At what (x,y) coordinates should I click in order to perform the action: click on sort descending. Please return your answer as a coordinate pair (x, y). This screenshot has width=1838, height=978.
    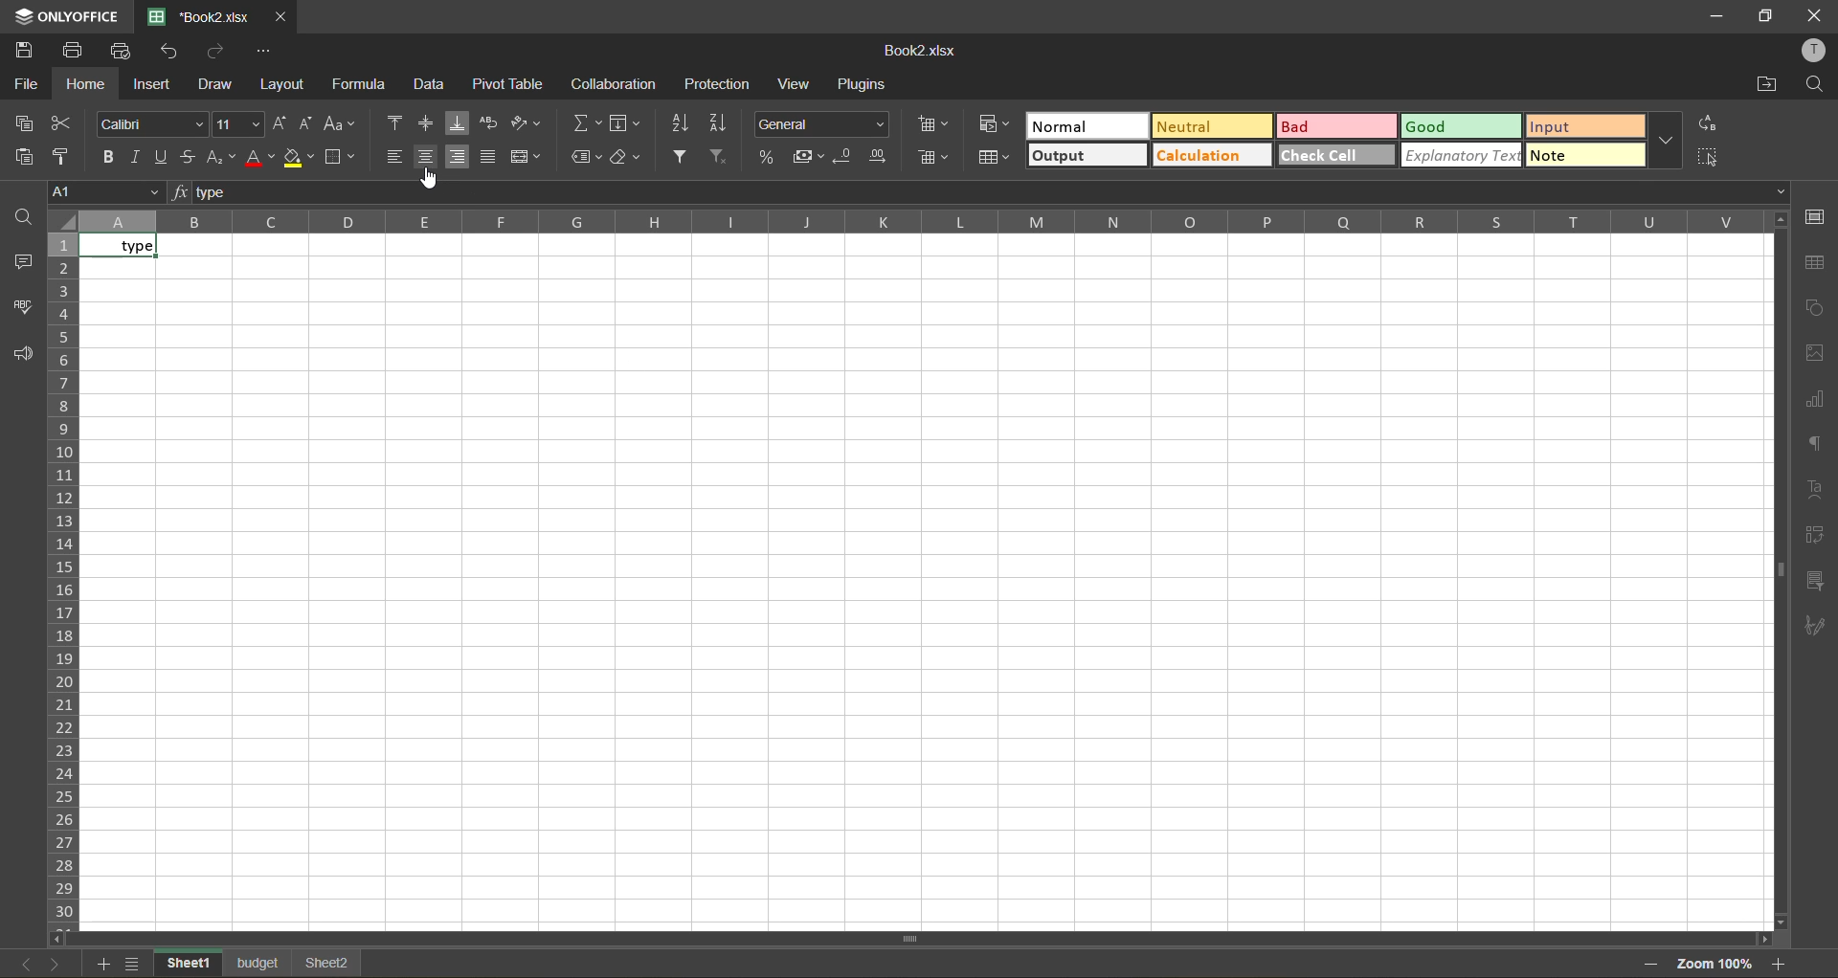
    Looking at the image, I should click on (724, 125).